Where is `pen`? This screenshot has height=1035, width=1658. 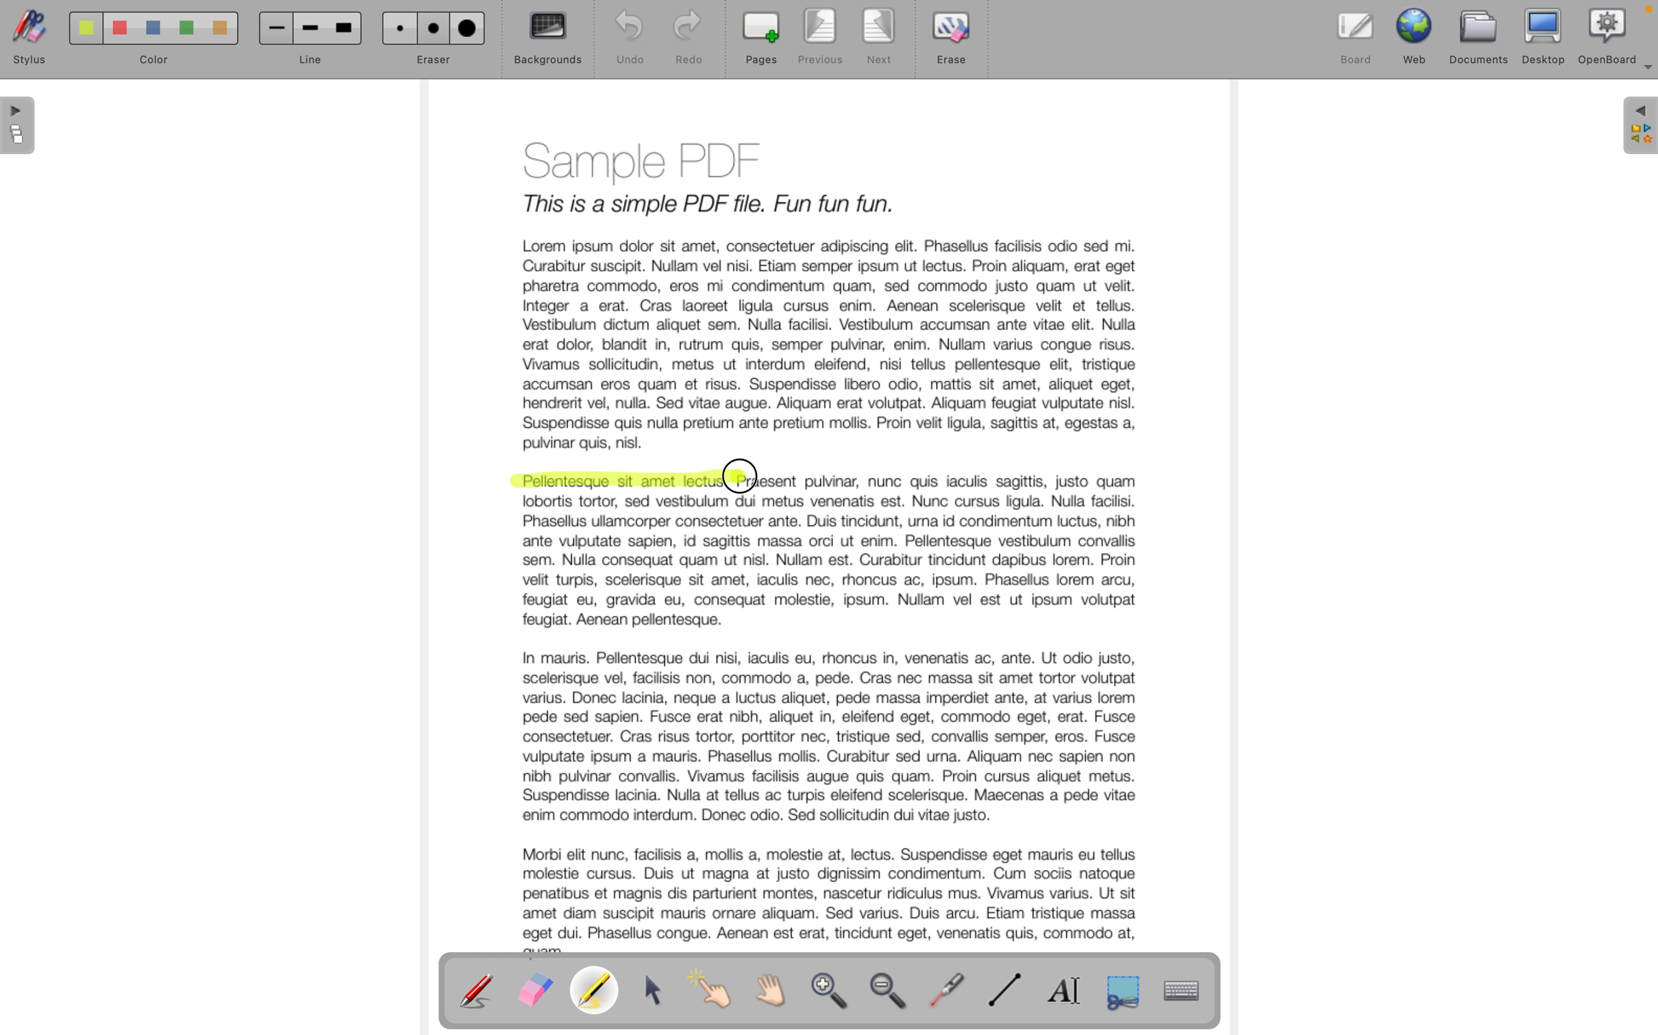
pen is located at coordinates (478, 990).